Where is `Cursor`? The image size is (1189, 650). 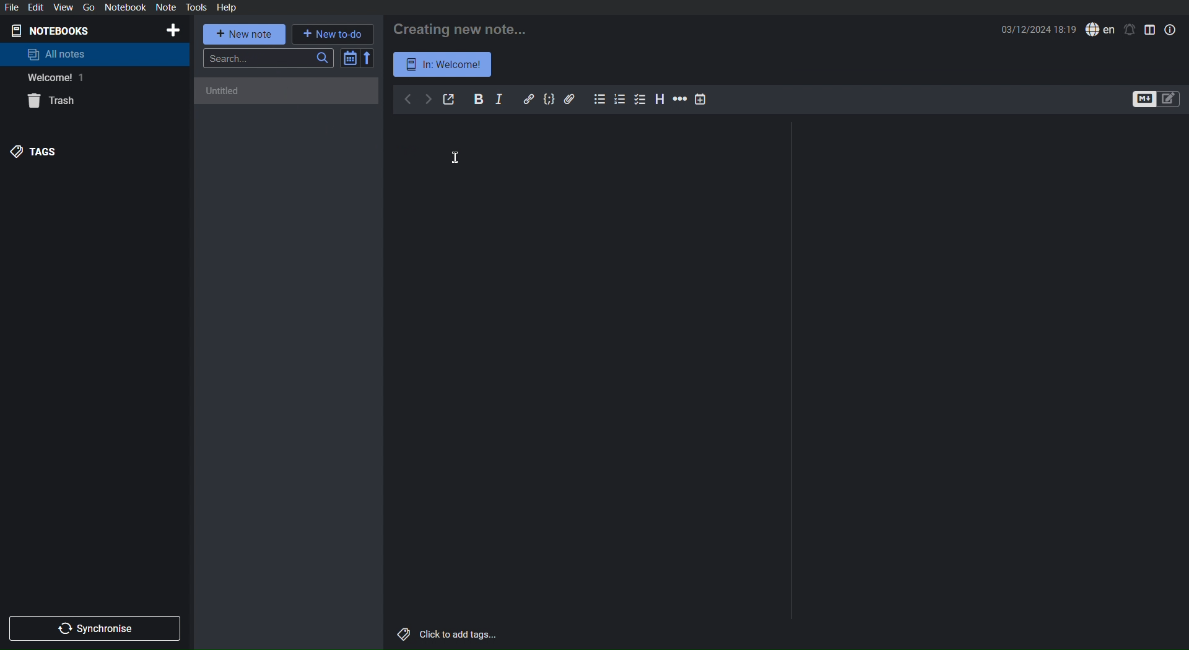
Cursor is located at coordinates (454, 155).